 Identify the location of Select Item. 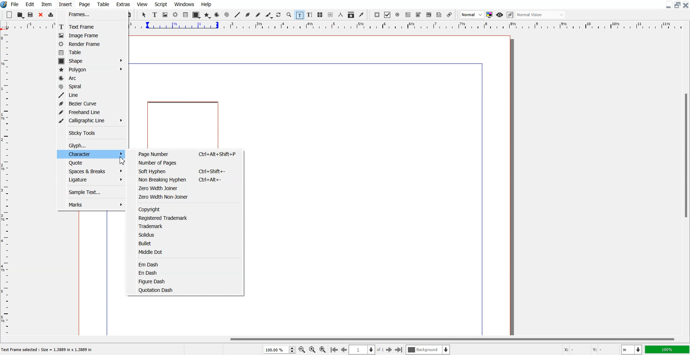
(145, 15).